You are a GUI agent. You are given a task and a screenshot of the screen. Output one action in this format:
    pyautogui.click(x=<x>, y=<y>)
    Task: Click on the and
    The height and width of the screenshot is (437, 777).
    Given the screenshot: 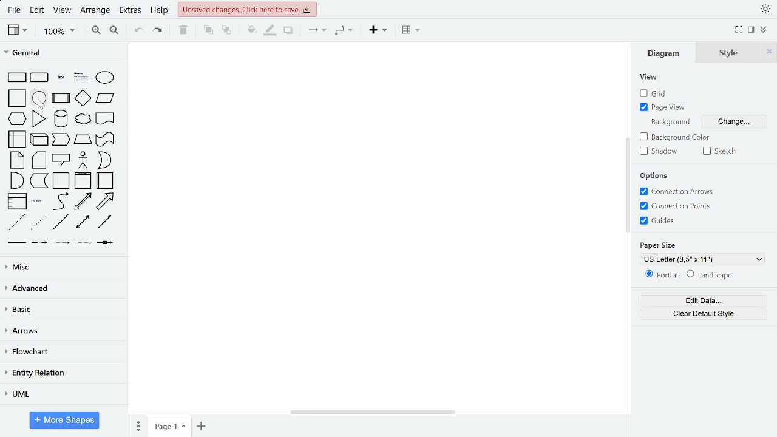 What is the action you would take?
    pyautogui.click(x=16, y=180)
    